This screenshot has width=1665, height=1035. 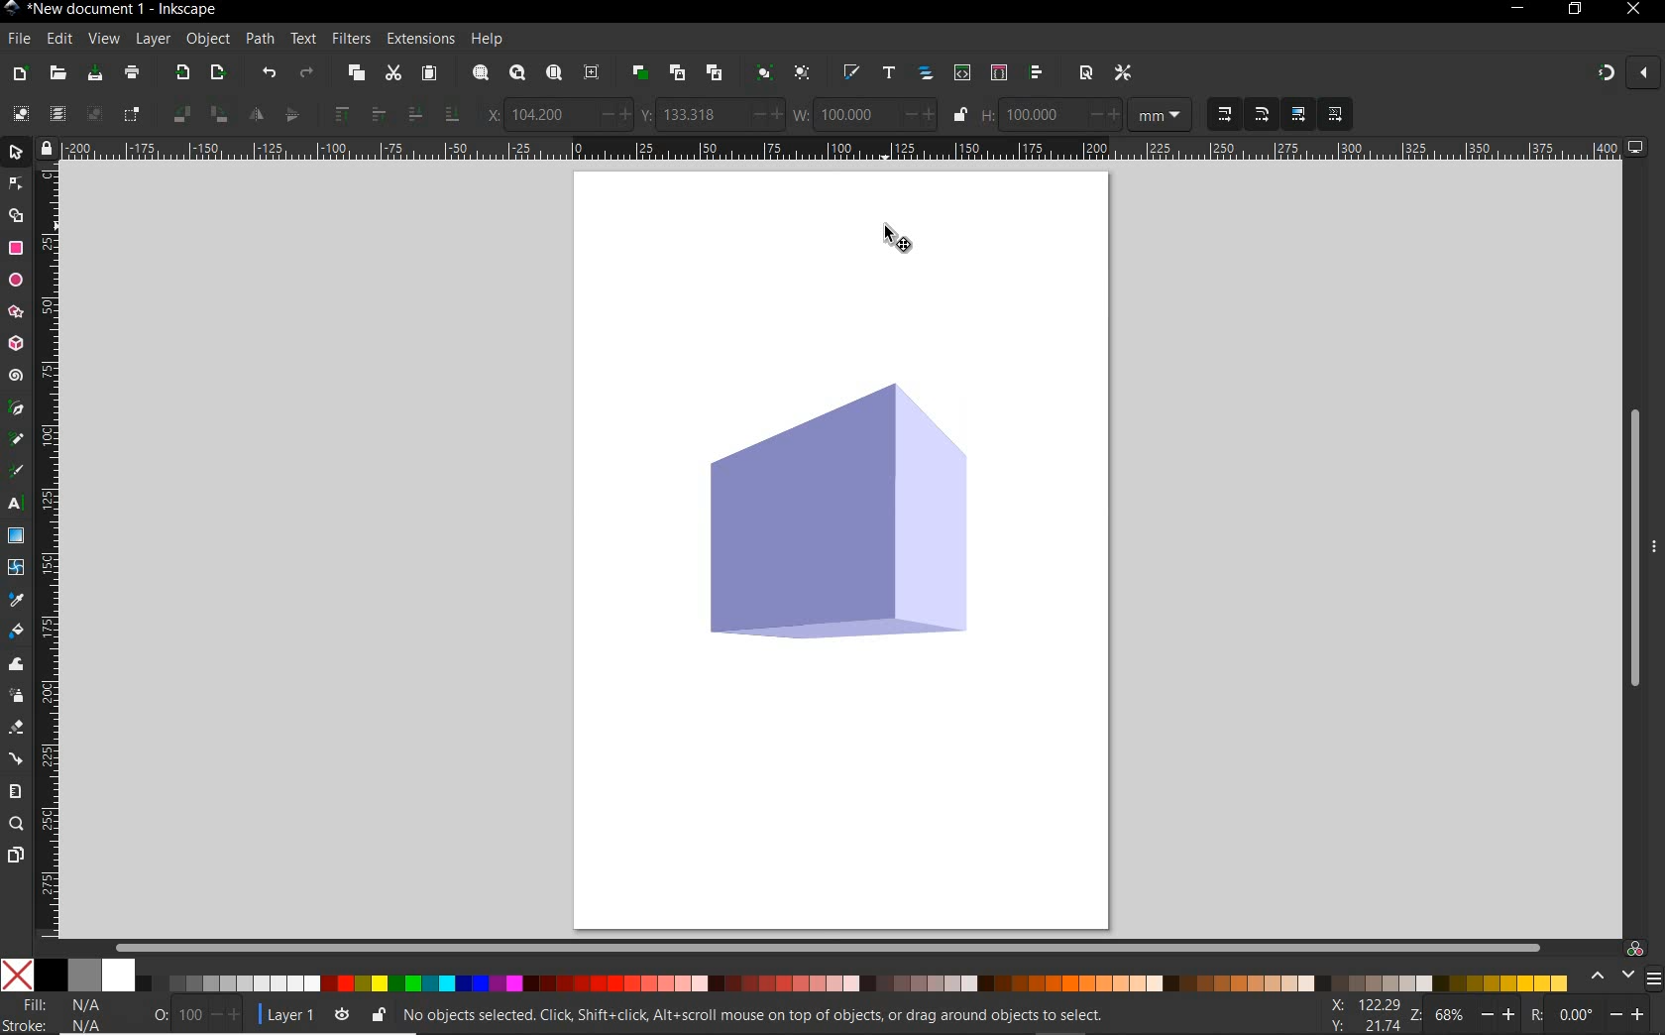 I want to click on w, so click(x=801, y=114).